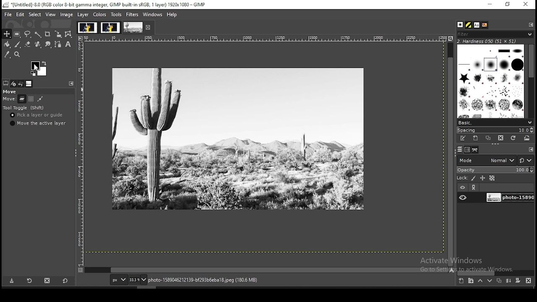 This screenshot has height=302, width=537. I want to click on scale, so click(264, 38).